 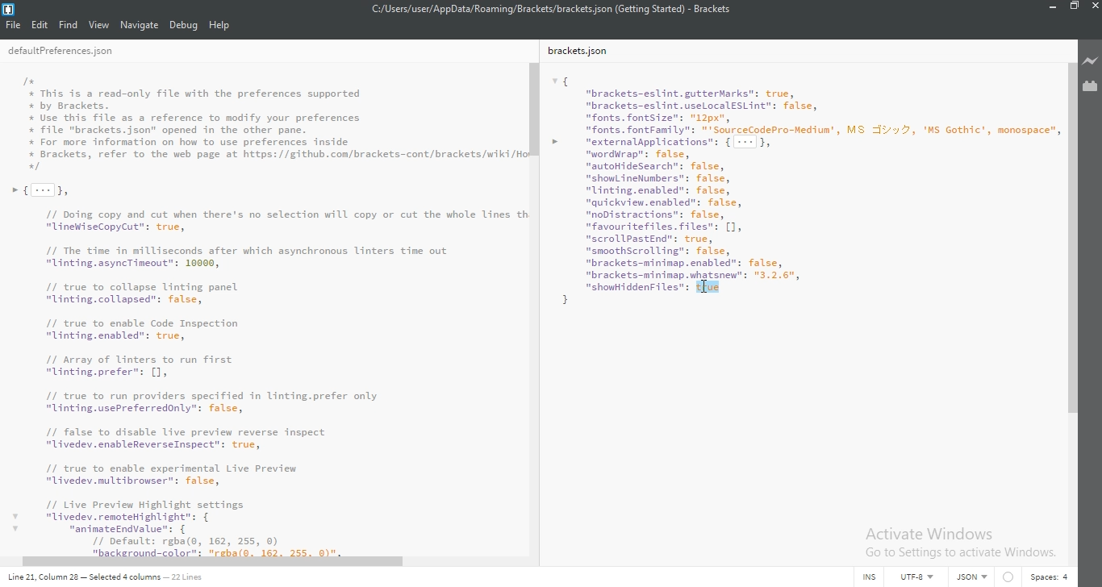 What do you see at coordinates (12, 25) in the screenshot?
I see `file` at bounding box center [12, 25].